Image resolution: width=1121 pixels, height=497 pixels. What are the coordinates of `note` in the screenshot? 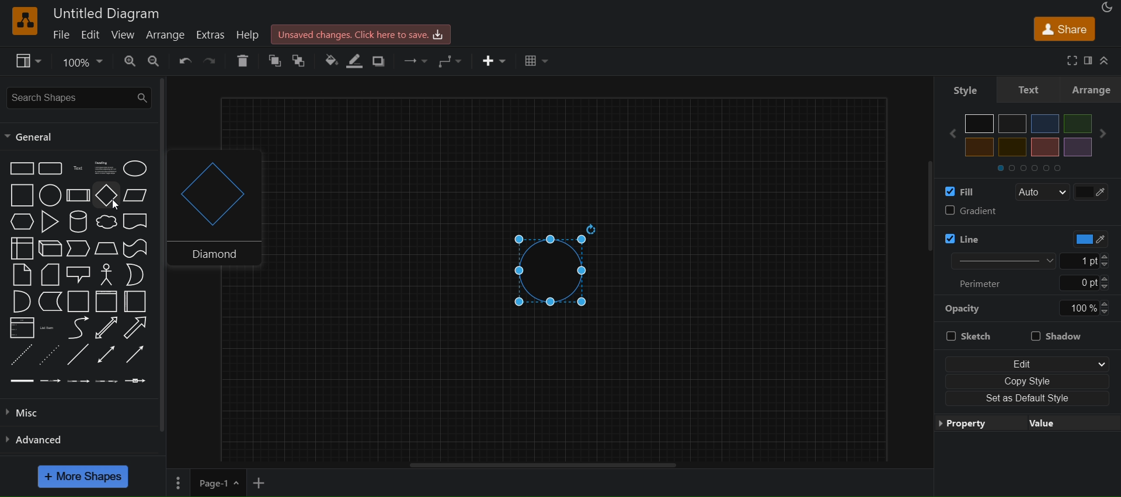 It's located at (21, 274).